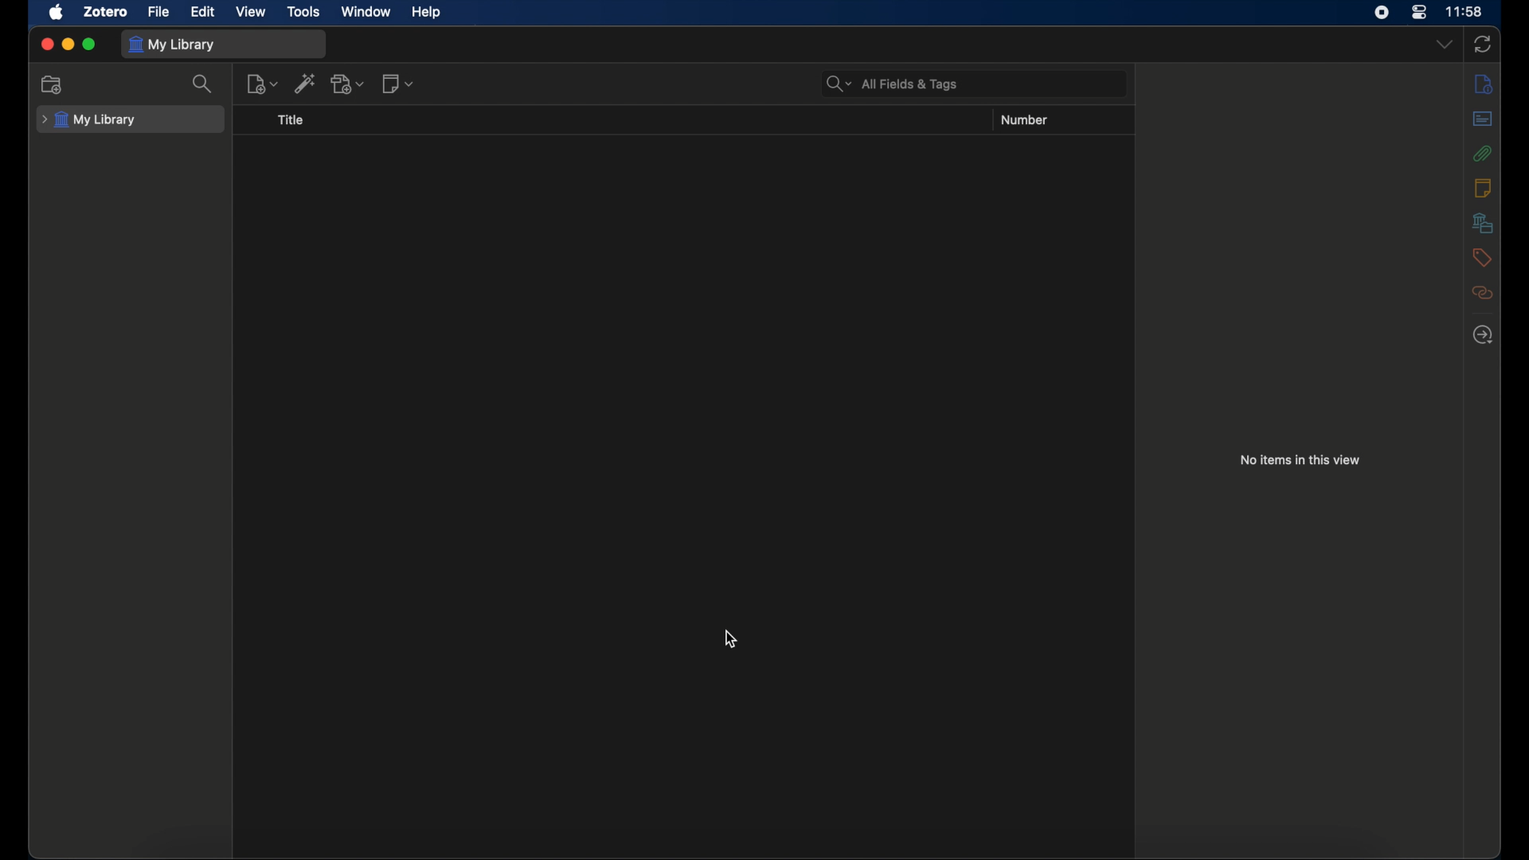  What do you see at coordinates (158, 11) in the screenshot?
I see `file` at bounding box center [158, 11].